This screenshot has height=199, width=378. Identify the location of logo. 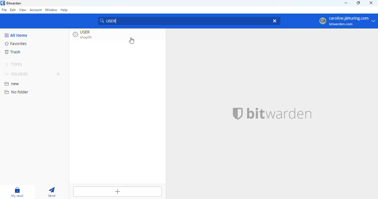
(3, 3).